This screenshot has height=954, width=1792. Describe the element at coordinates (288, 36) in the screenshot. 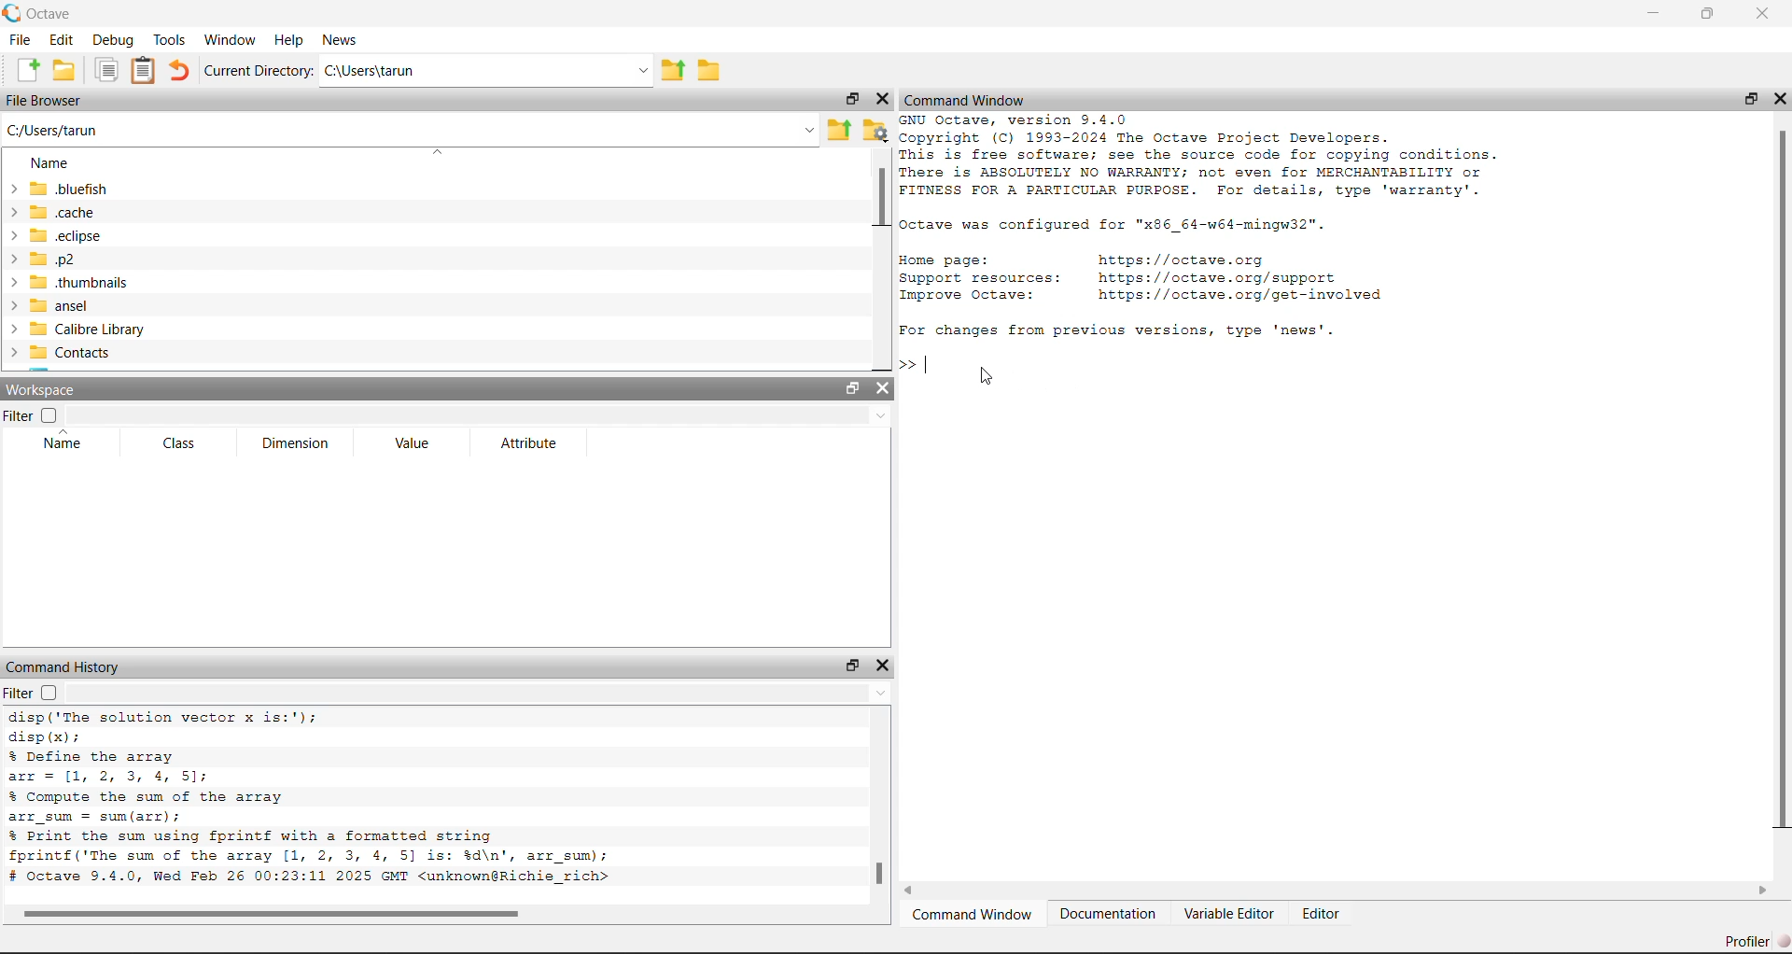

I see `Help` at that location.